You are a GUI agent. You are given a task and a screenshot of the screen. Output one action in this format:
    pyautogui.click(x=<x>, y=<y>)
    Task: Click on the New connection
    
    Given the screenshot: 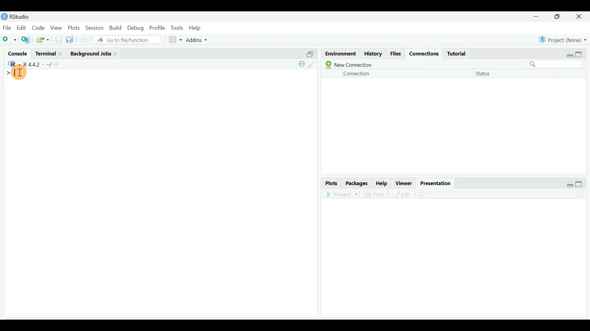 What is the action you would take?
    pyautogui.click(x=349, y=64)
    